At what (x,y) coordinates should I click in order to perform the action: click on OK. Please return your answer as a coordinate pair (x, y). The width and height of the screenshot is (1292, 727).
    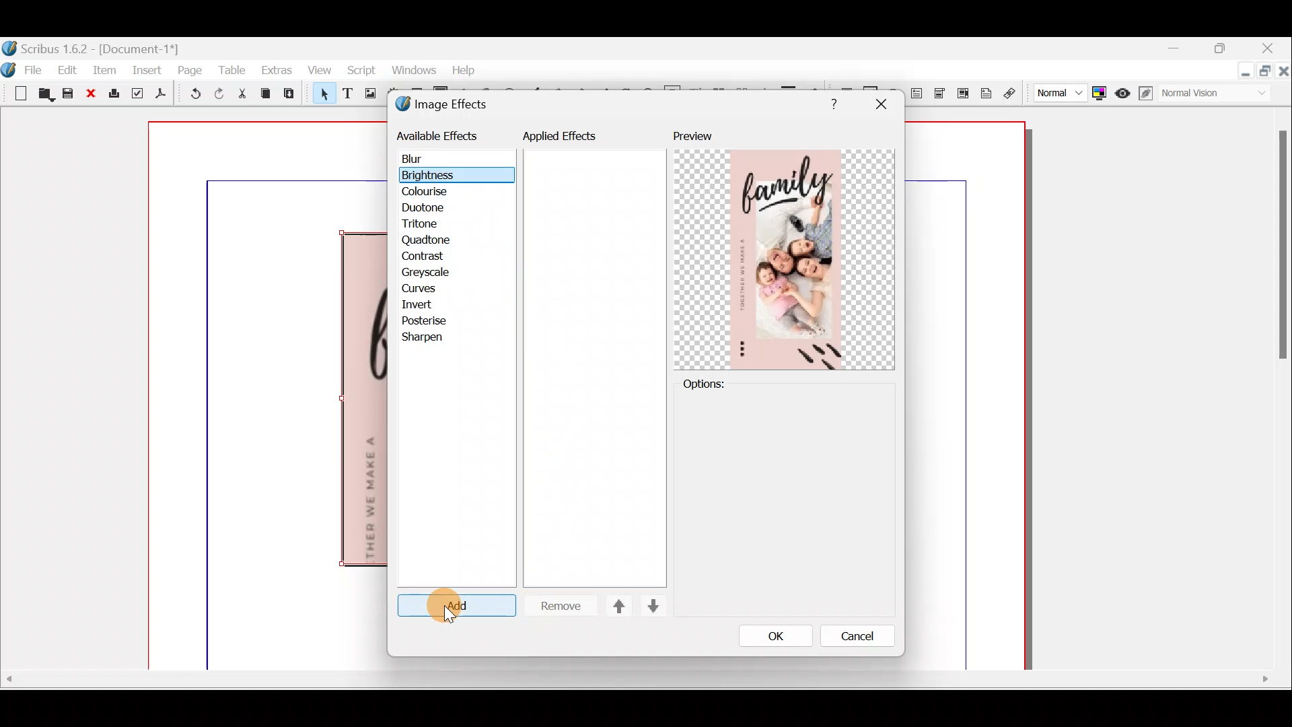
    Looking at the image, I should click on (770, 635).